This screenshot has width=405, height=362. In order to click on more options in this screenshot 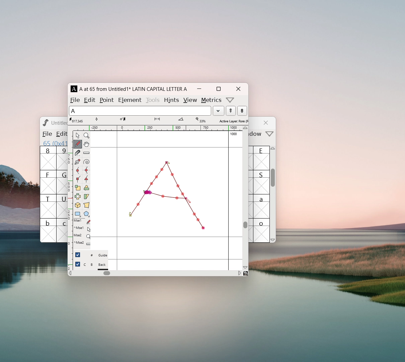, I will do `click(270, 134)`.